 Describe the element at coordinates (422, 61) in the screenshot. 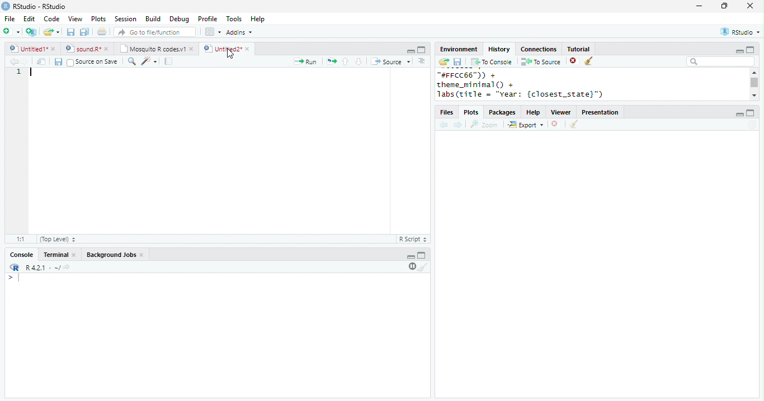

I see `options` at that location.